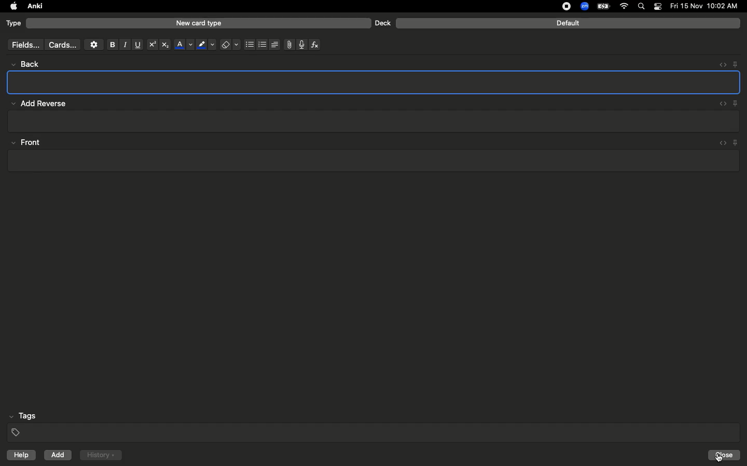 The height and width of the screenshot is (466, 747). What do you see at coordinates (719, 457) in the screenshot?
I see `cursor` at bounding box center [719, 457].